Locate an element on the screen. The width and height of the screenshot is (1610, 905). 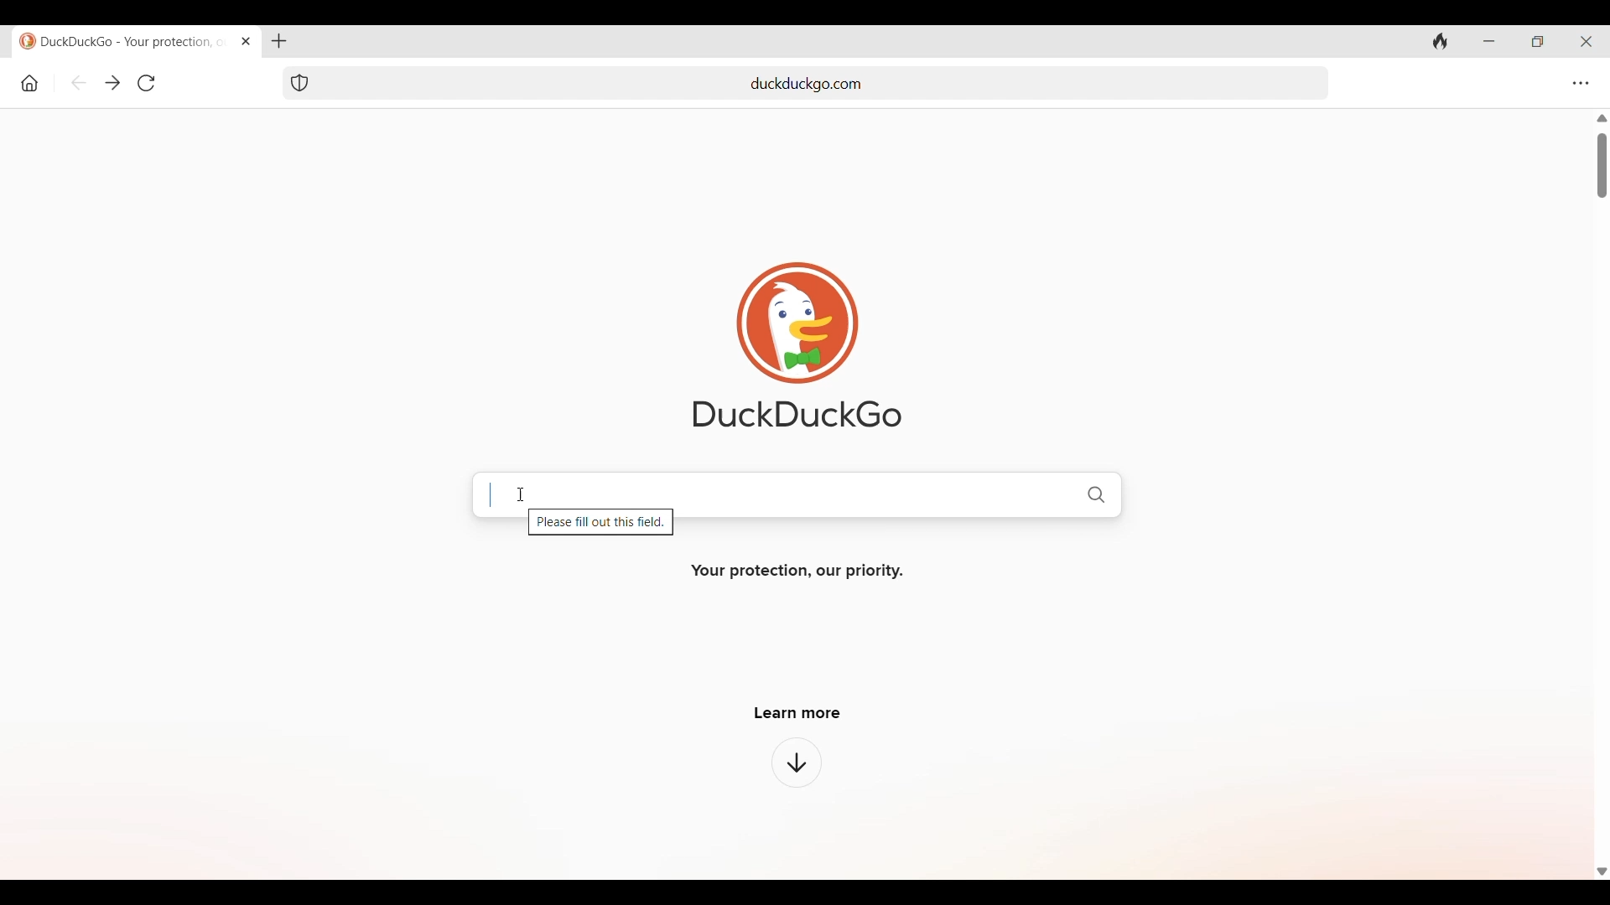
Close tab is located at coordinates (245, 40).